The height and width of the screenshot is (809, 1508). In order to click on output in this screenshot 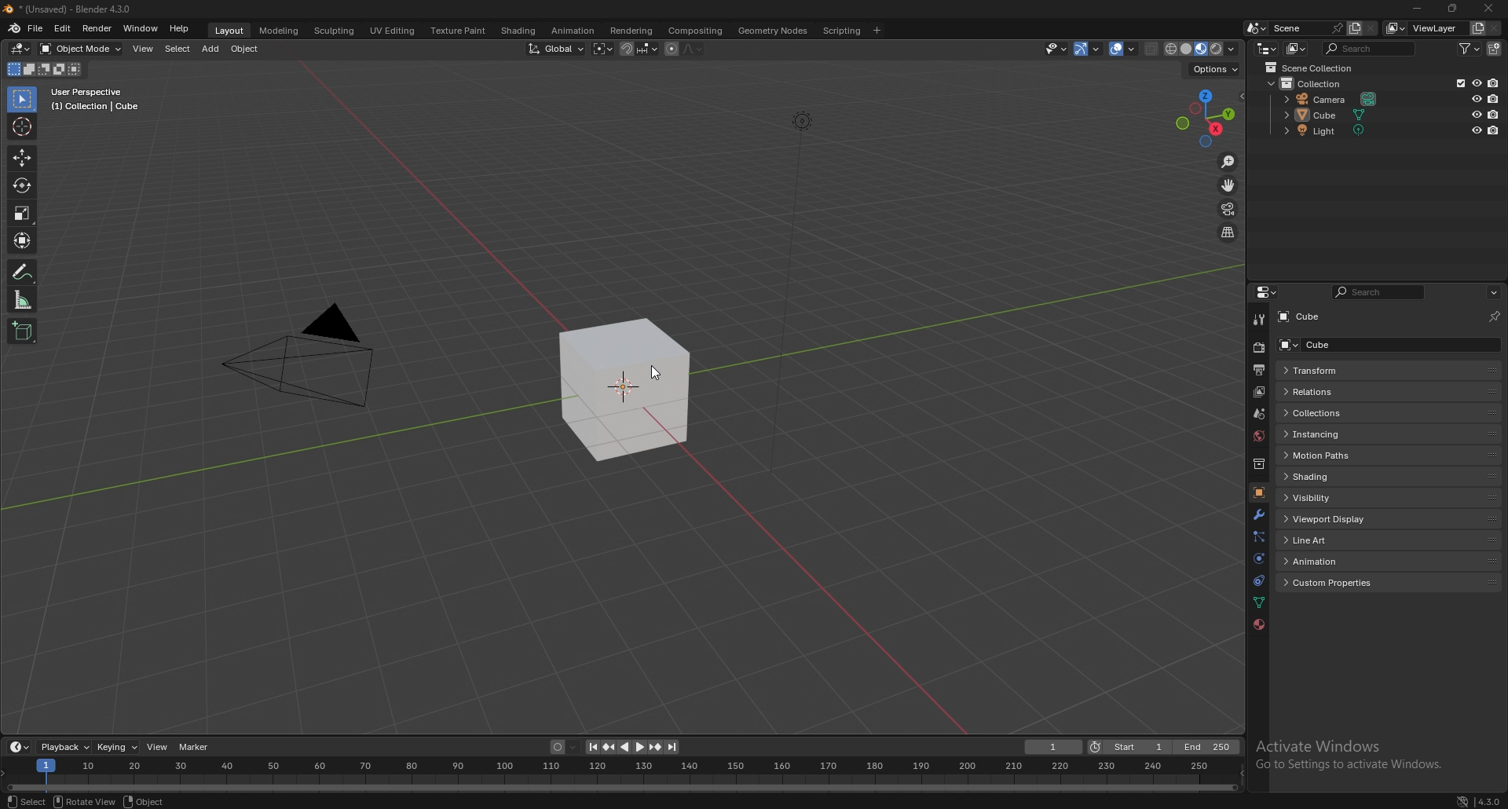, I will do `click(1257, 370)`.